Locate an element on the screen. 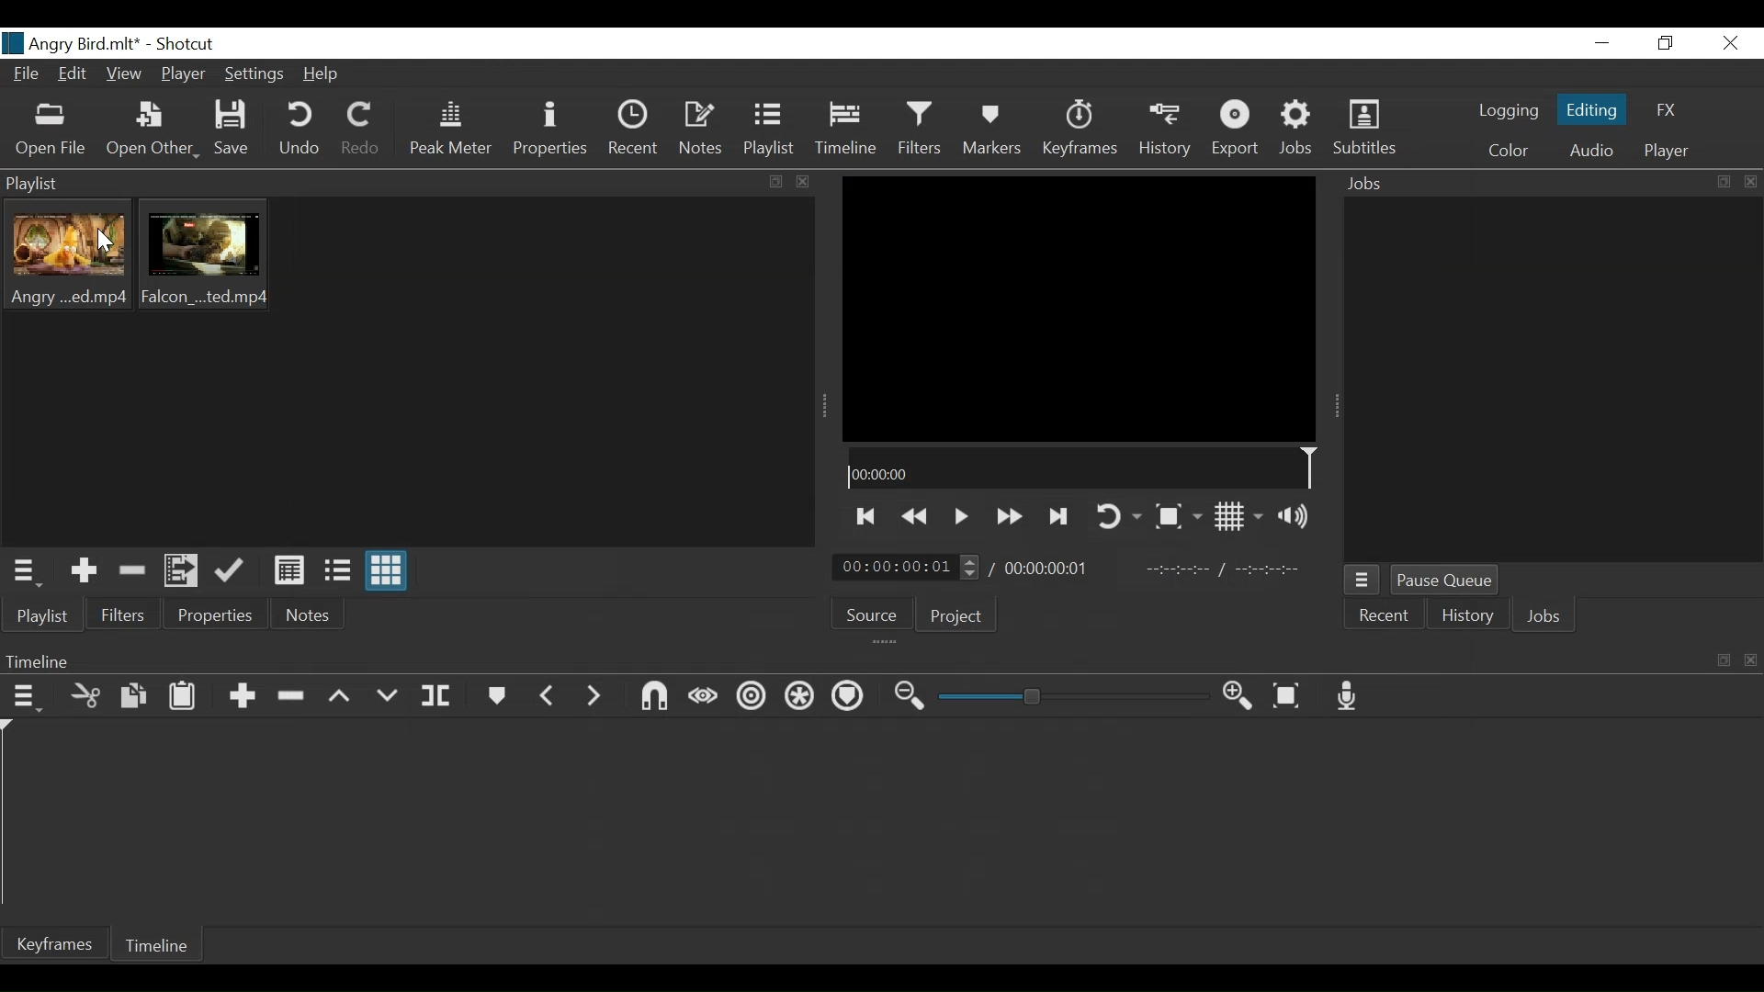 The image size is (1764, 992). Zoom timeline to fit is located at coordinates (1288, 695).